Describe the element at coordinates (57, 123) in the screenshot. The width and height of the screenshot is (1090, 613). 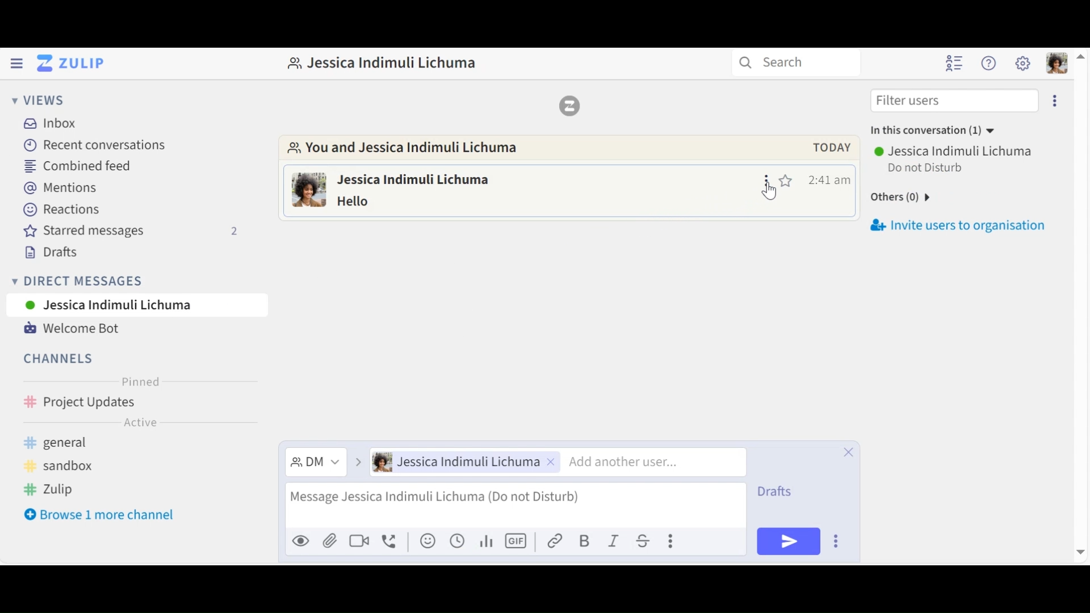
I see `Inbox` at that location.